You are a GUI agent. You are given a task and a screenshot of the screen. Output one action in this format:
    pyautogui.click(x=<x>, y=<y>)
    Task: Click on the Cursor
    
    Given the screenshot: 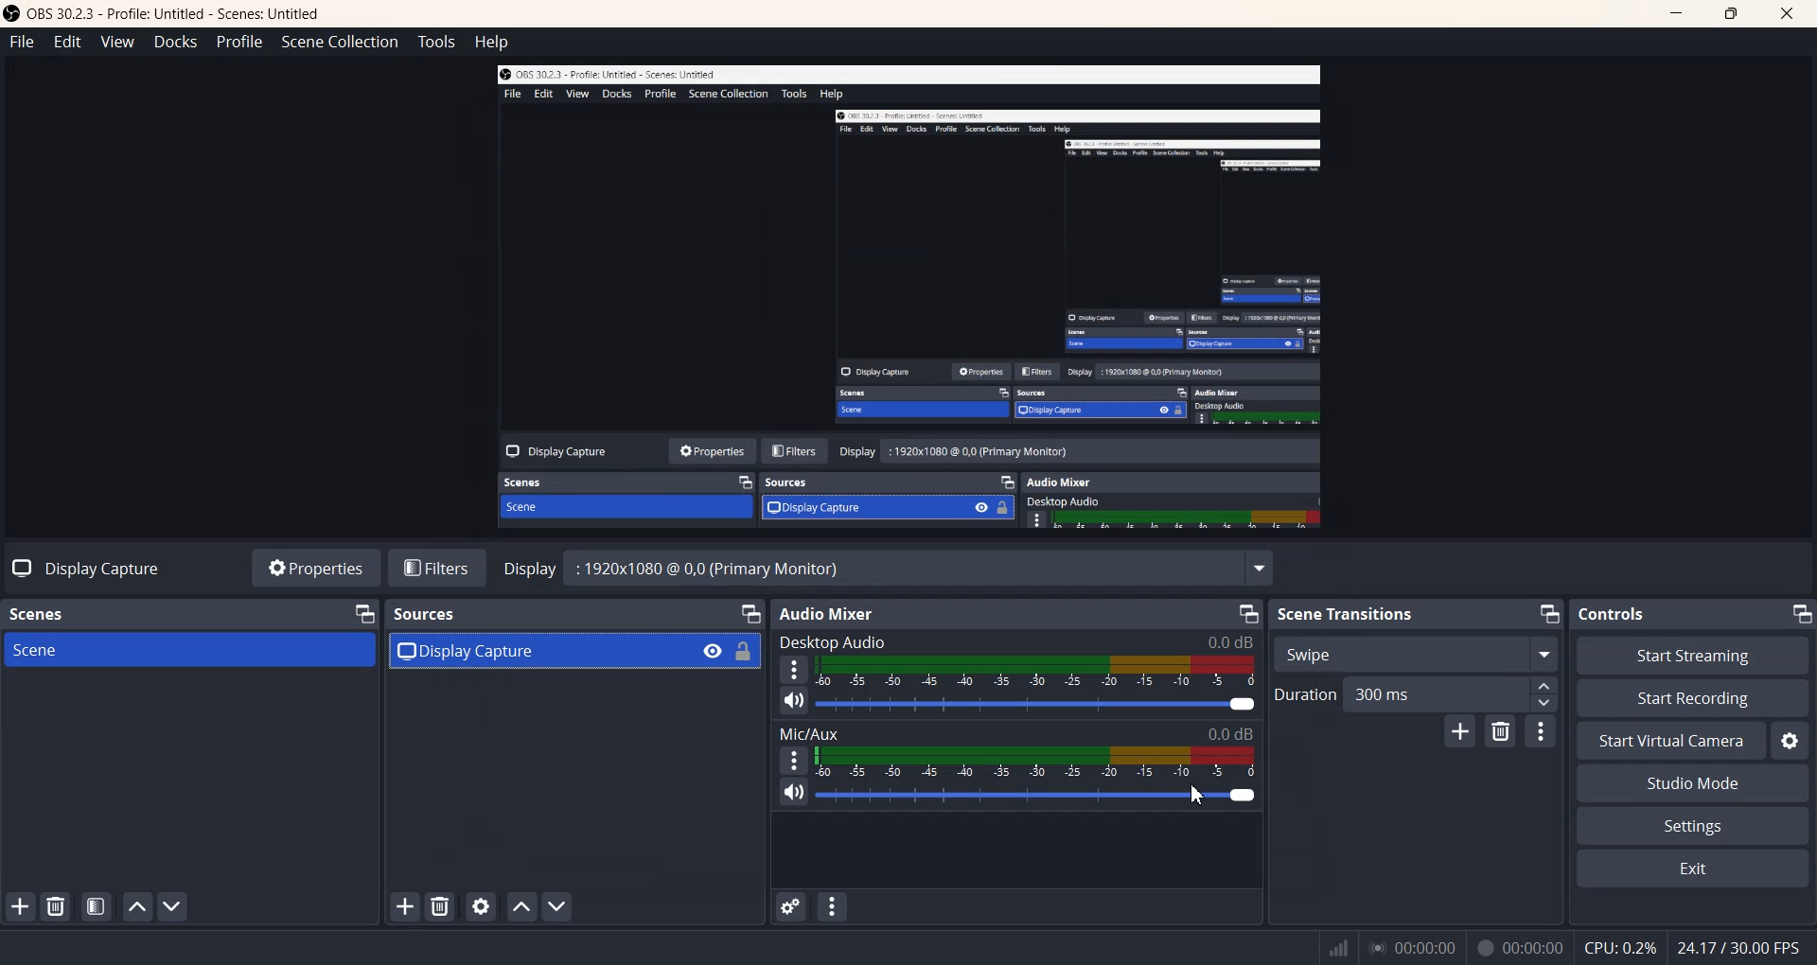 What is the action you would take?
    pyautogui.click(x=1203, y=796)
    